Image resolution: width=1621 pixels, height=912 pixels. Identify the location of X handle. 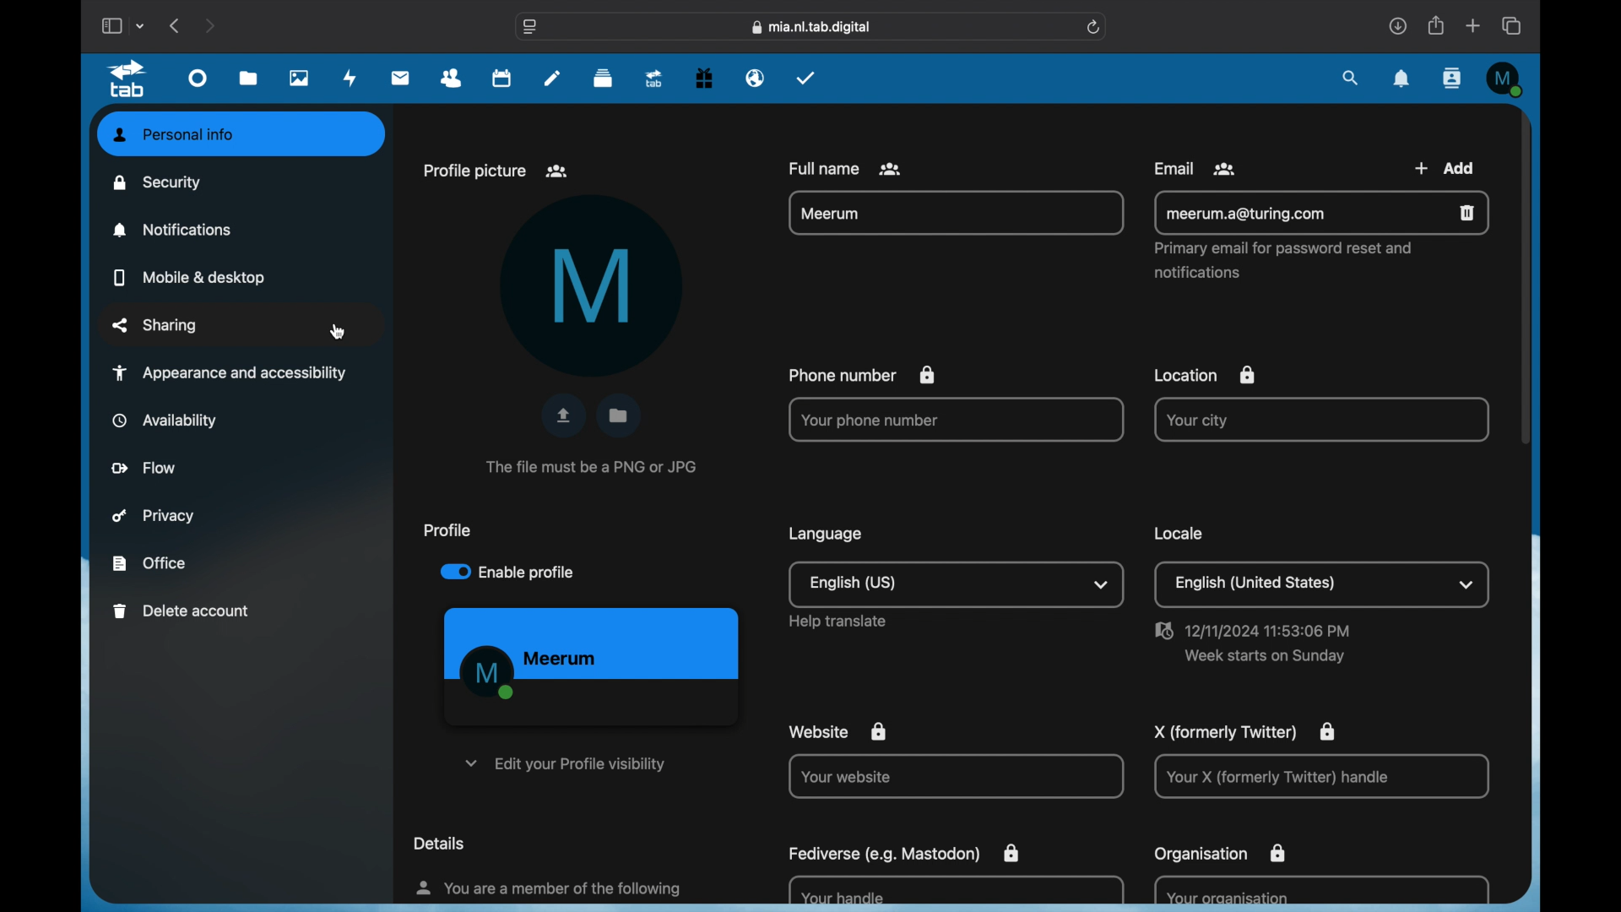
(1322, 779).